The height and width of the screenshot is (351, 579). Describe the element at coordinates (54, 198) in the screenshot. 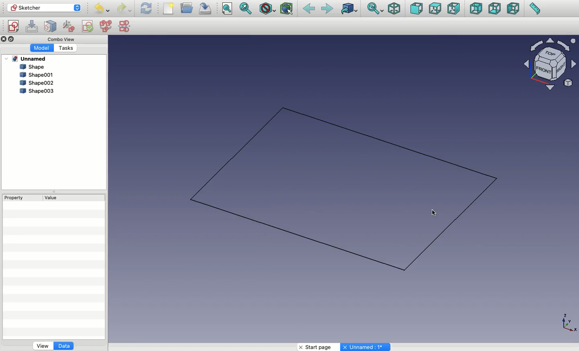

I see `Value` at that location.